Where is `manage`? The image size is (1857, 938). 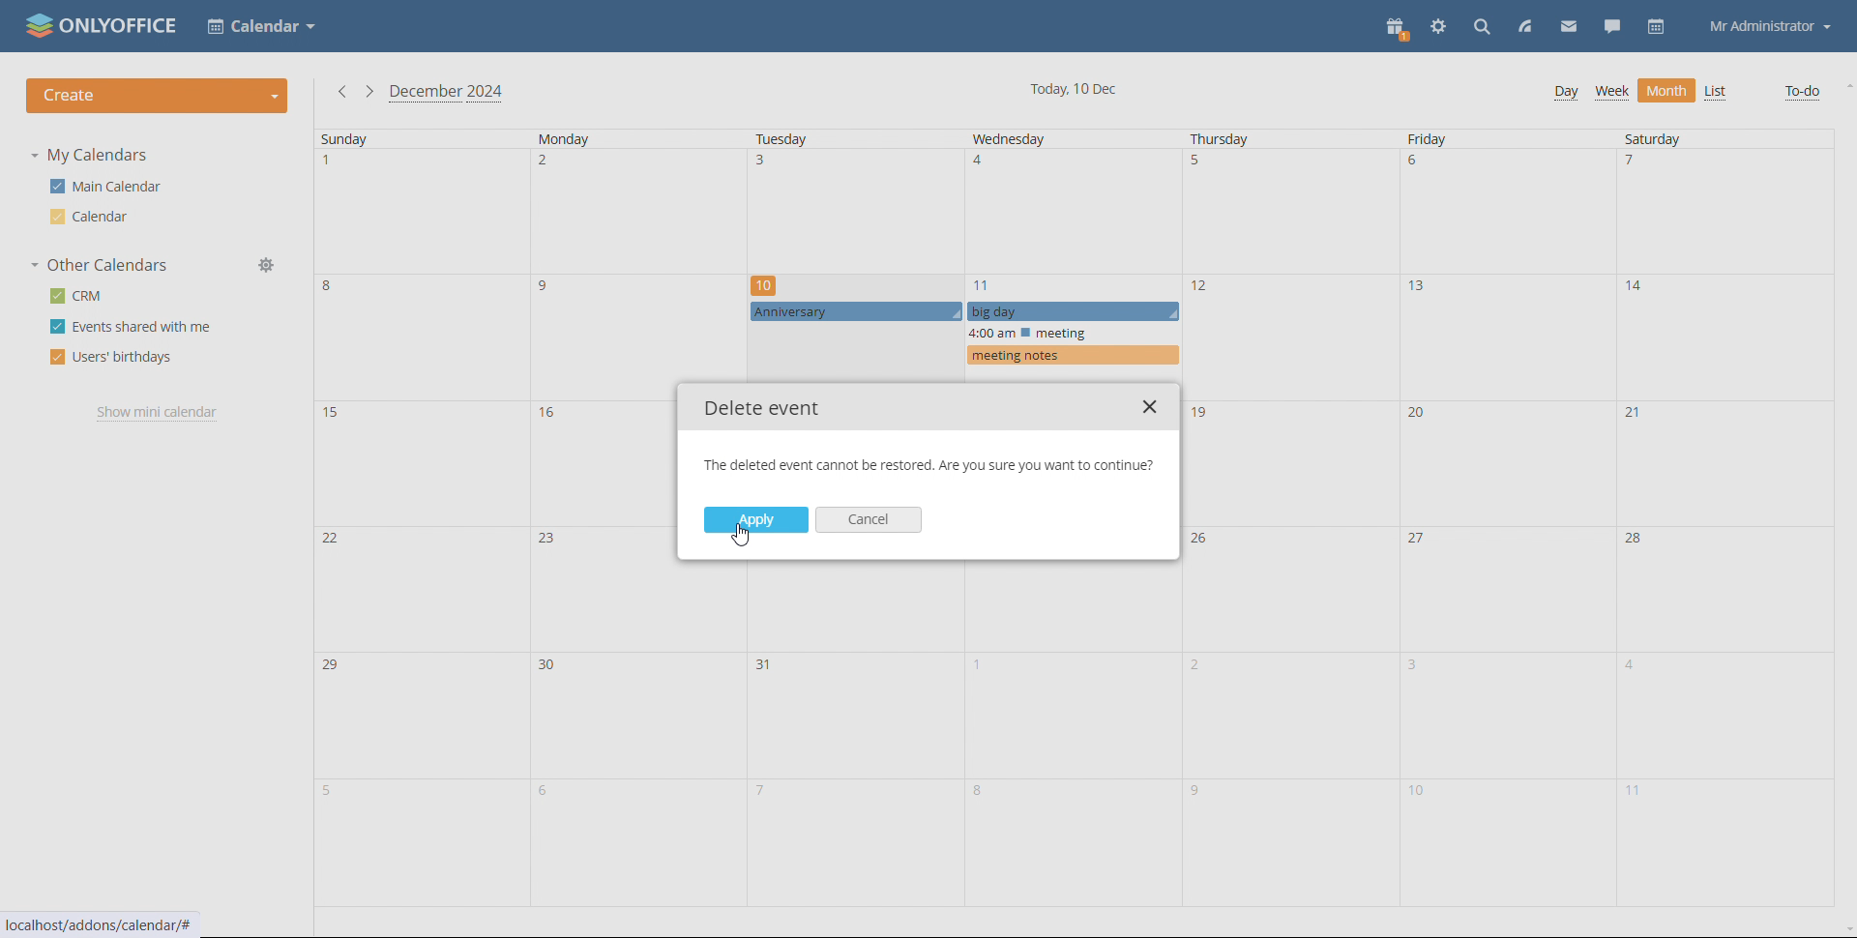
manage is located at coordinates (268, 265).